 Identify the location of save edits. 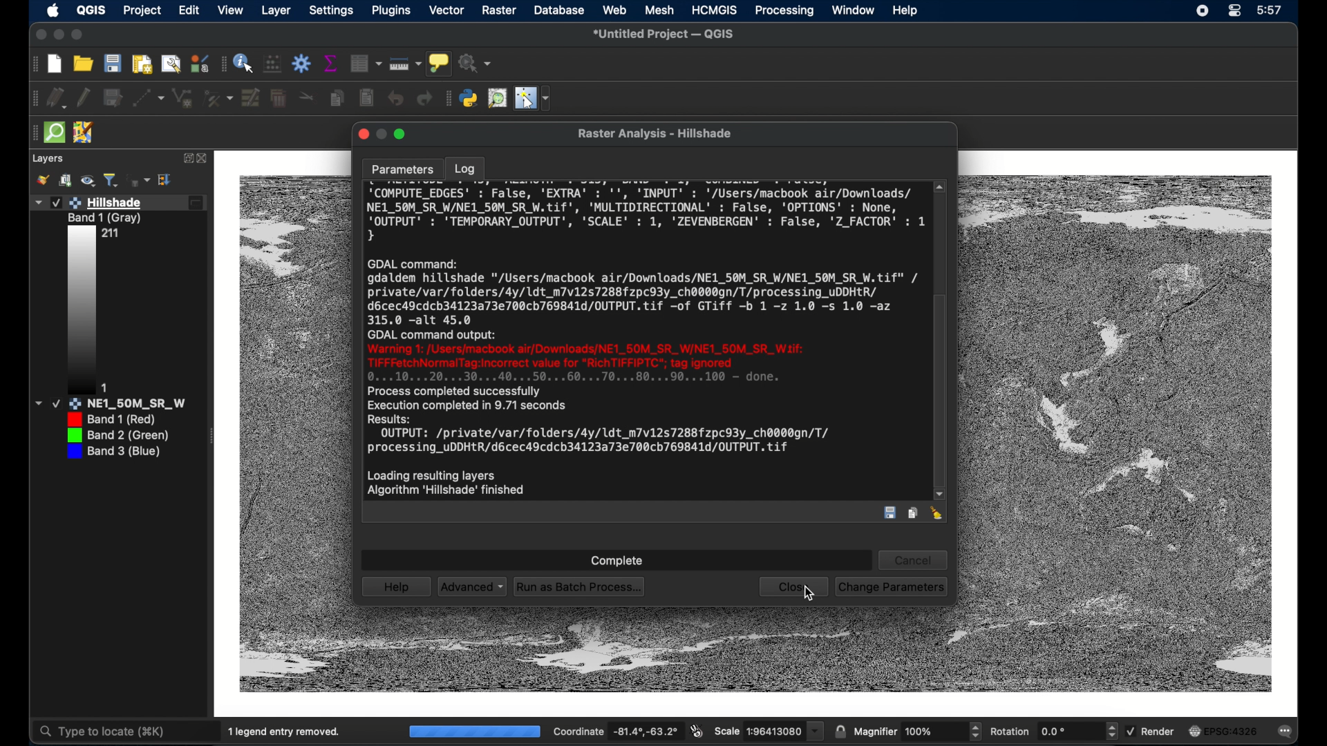
(113, 98).